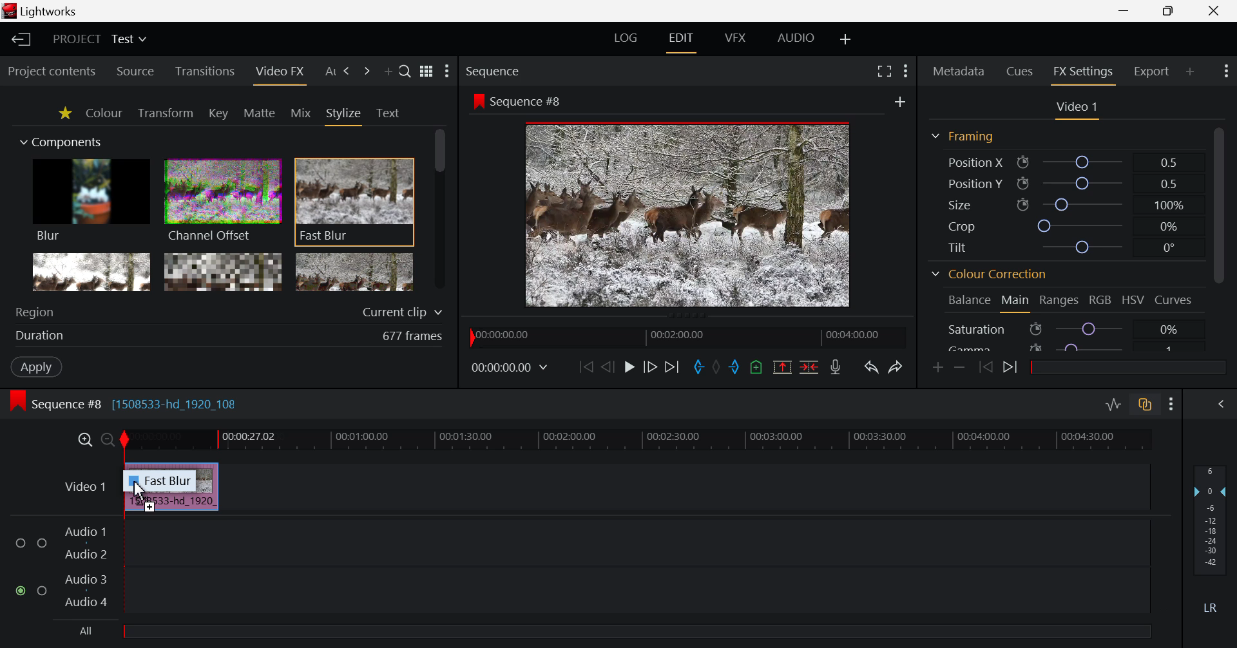 The width and height of the screenshot is (1237, 648). I want to click on Gamma, so click(1066, 348).